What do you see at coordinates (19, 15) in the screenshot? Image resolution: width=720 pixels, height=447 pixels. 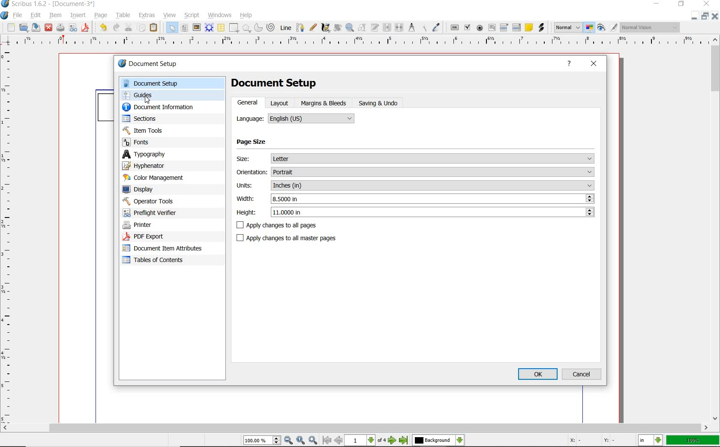 I see `file` at bounding box center [19, 15].